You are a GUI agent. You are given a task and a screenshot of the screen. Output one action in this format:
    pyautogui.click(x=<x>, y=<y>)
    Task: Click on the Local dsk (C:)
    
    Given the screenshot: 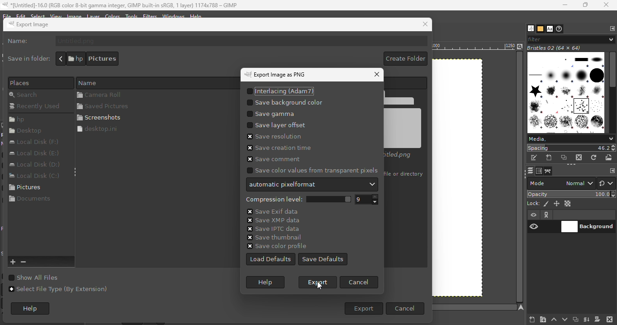 What is the action you would take?
    pyautogui.click(x=34, y=177)
    